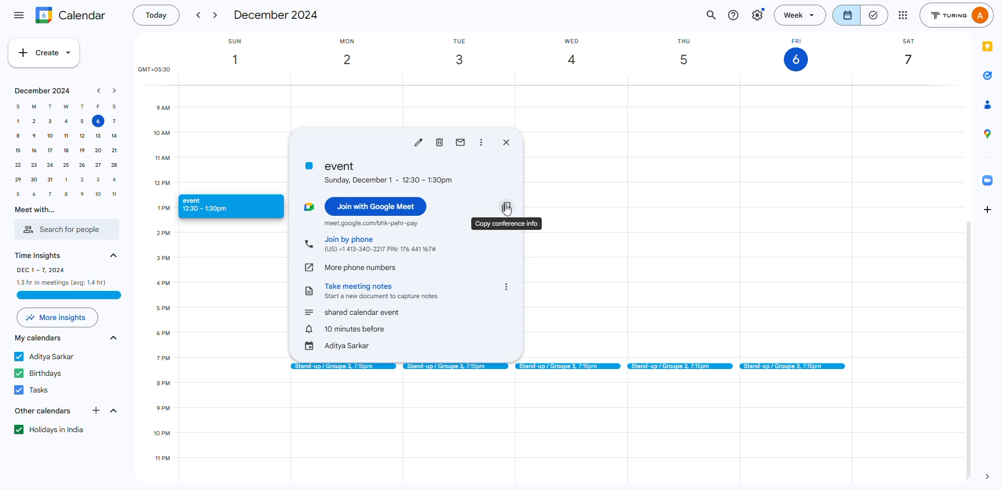 This screenshot has height=490, width=1002. I want to click on 6, so click(98, 122).